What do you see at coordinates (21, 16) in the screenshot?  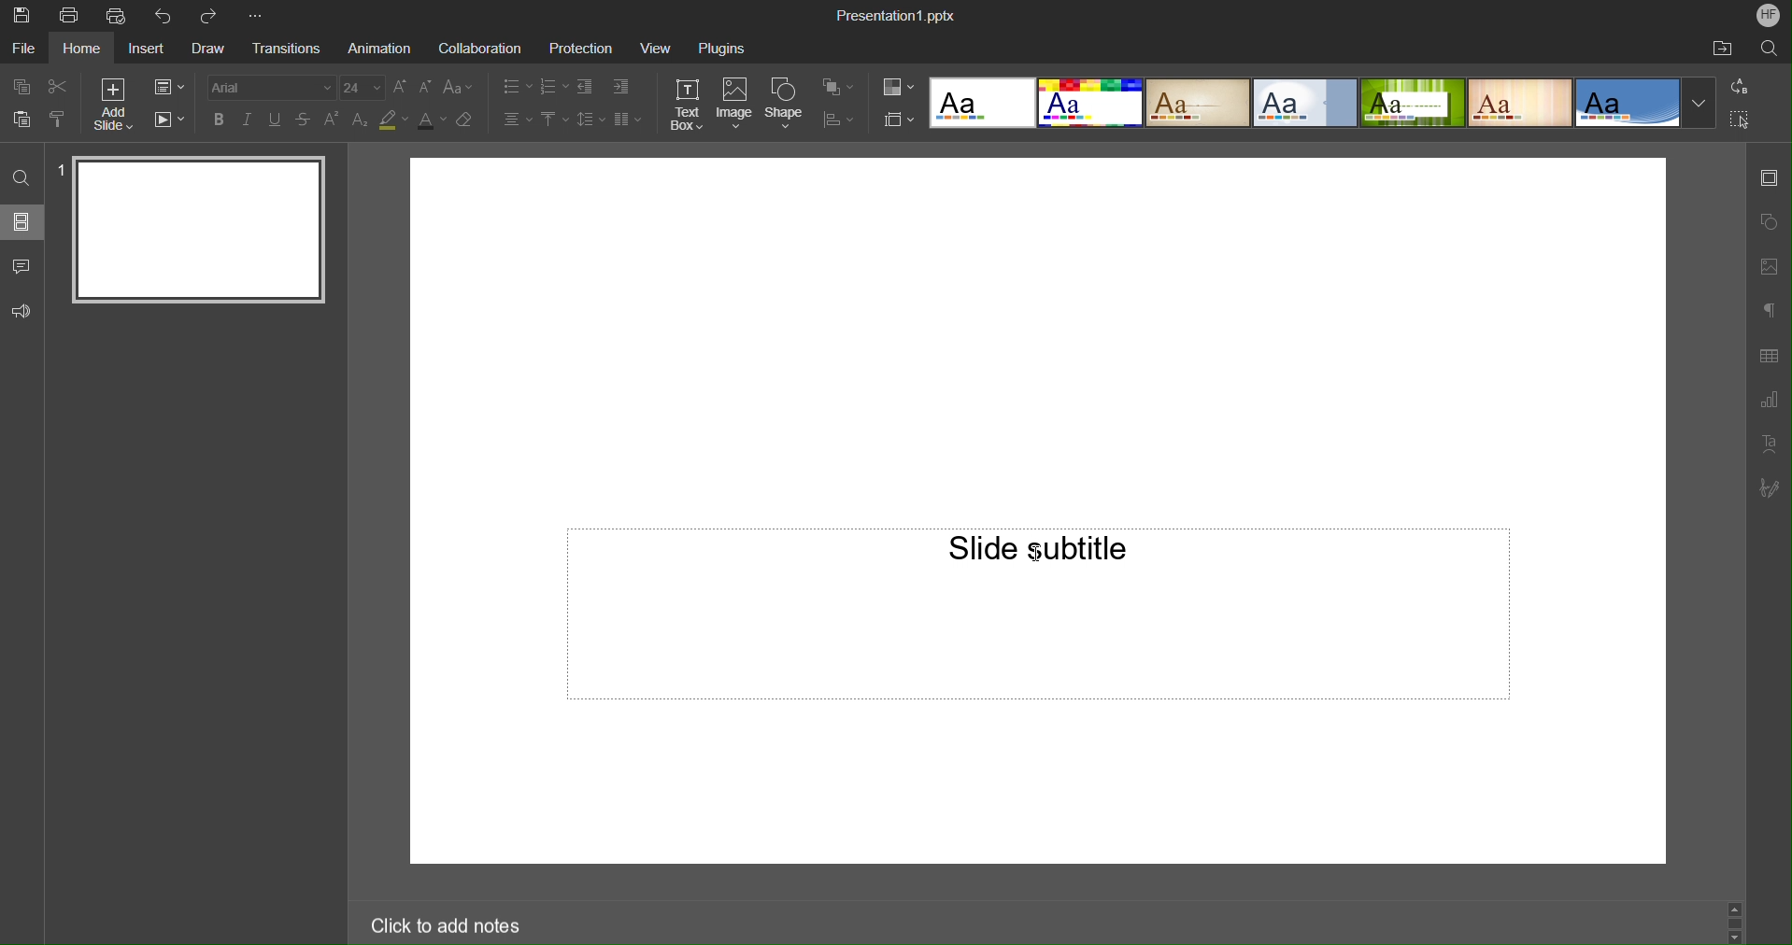 I see `Save` at bounding box center [21, 16].